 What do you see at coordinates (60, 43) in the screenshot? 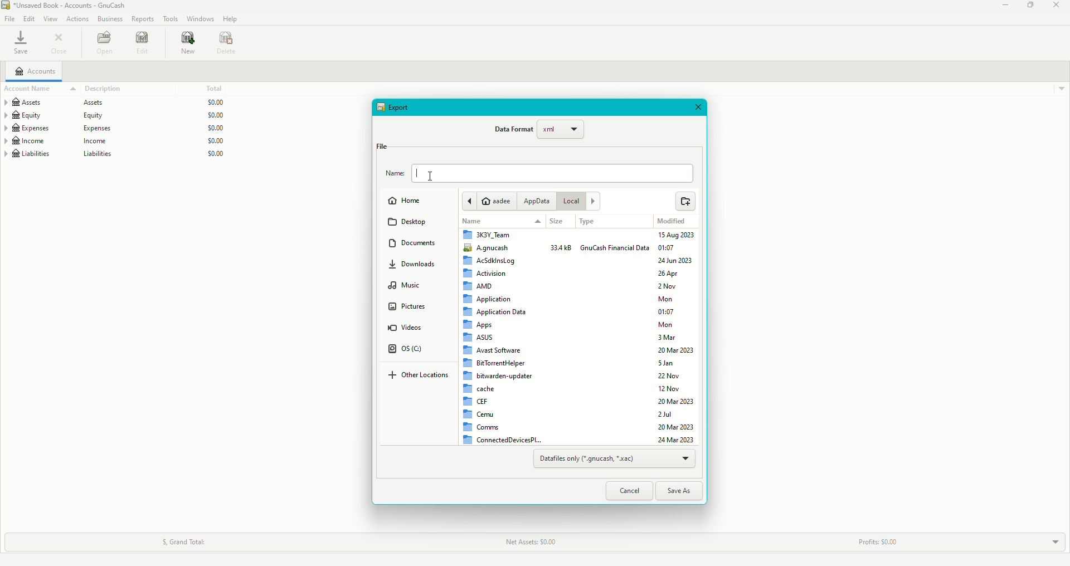
I see `Close` at bounding box center [60, 43].